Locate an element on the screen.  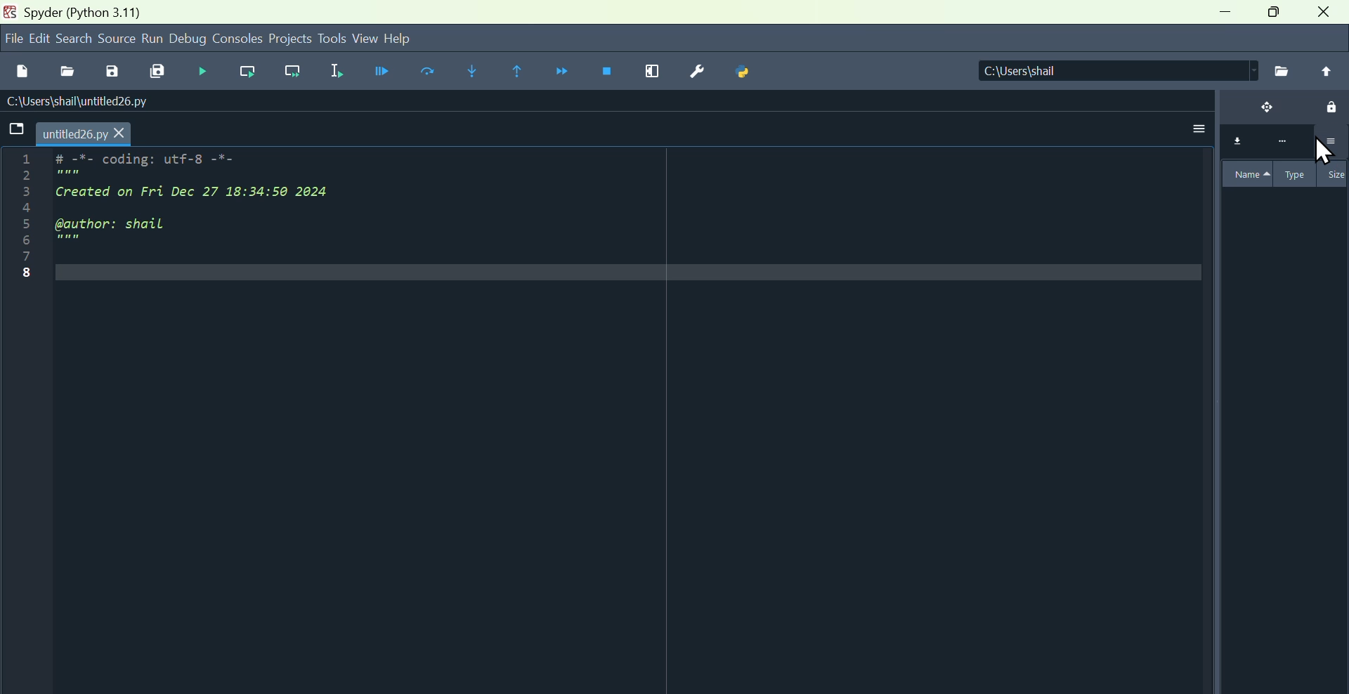
tools is located at coordinates (332, 38).